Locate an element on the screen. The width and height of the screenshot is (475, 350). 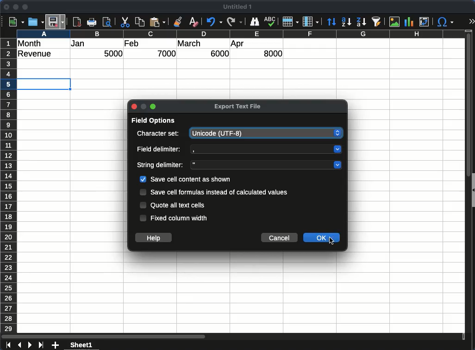
minimize is located at coordinates (16, 7).